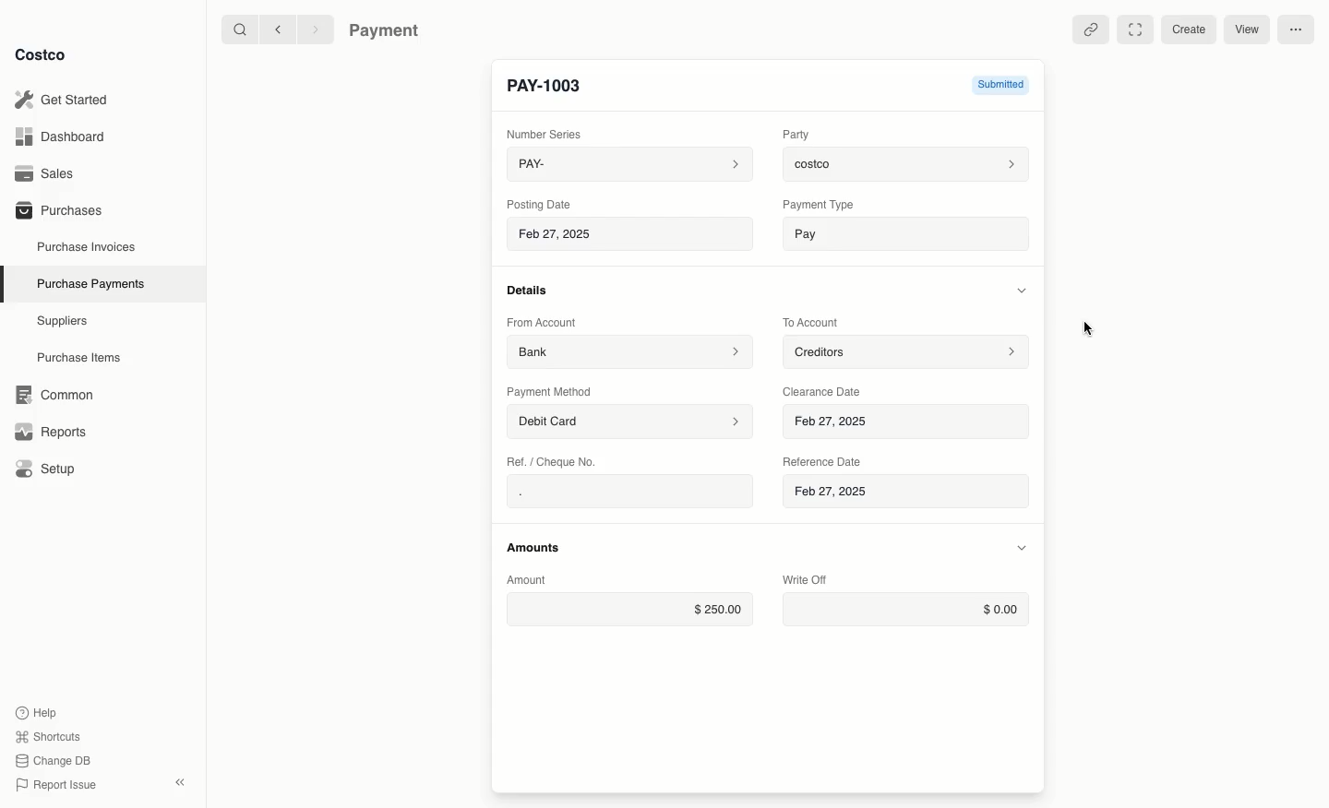 The height and width of the screenshot is (808, 1329). Describe the element at coordinates (314, 29) in the screenshot. I see `Forward` at that location.